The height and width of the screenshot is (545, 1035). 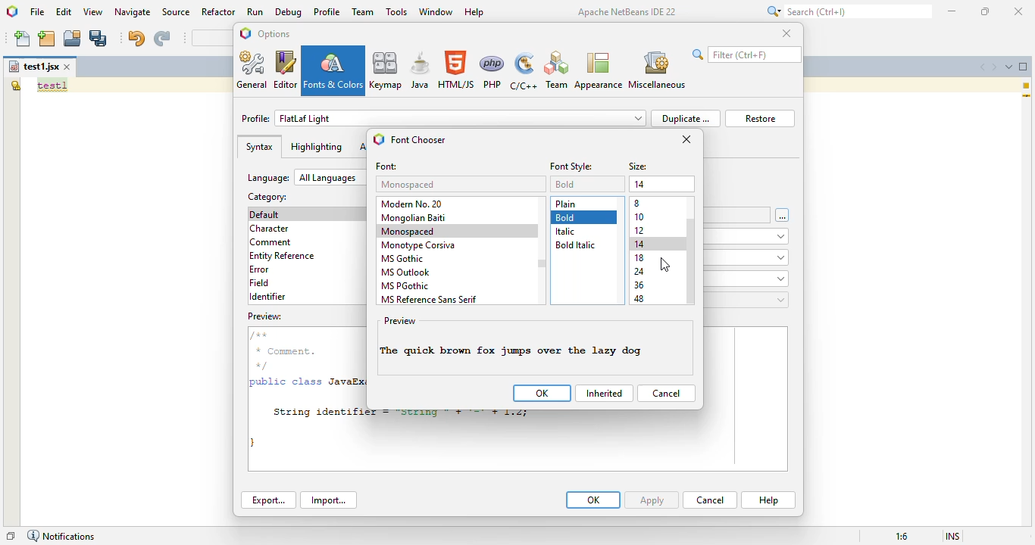 I want to click on 14, so click(x=640, y=184).